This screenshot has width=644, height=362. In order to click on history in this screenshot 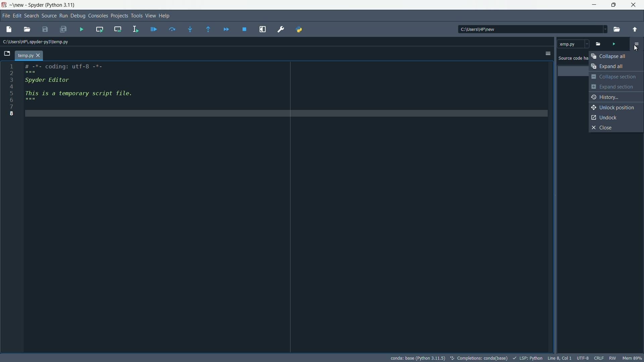, I will do `click(616, 97)`.